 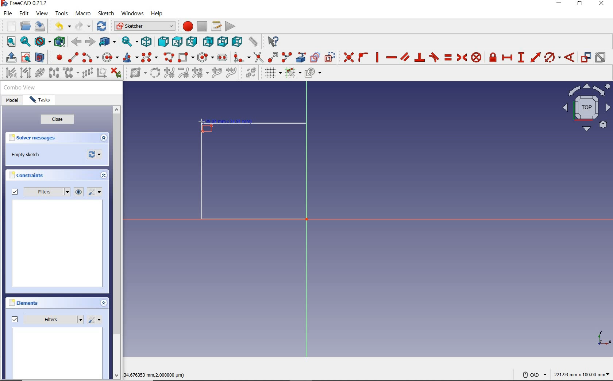 I want to click on rear, so click(x=208, y=42).